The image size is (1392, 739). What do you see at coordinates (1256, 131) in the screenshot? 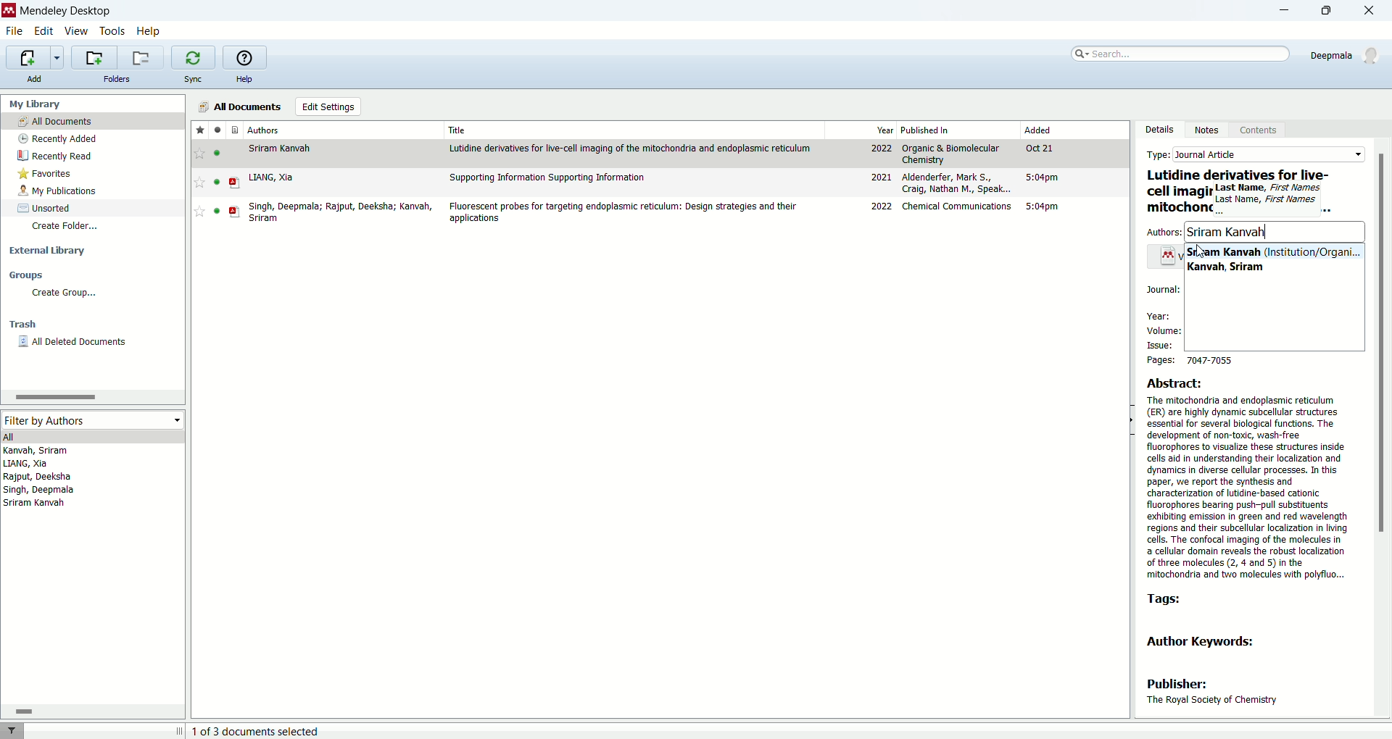
I see `content` at bounding box center [1256, 131].